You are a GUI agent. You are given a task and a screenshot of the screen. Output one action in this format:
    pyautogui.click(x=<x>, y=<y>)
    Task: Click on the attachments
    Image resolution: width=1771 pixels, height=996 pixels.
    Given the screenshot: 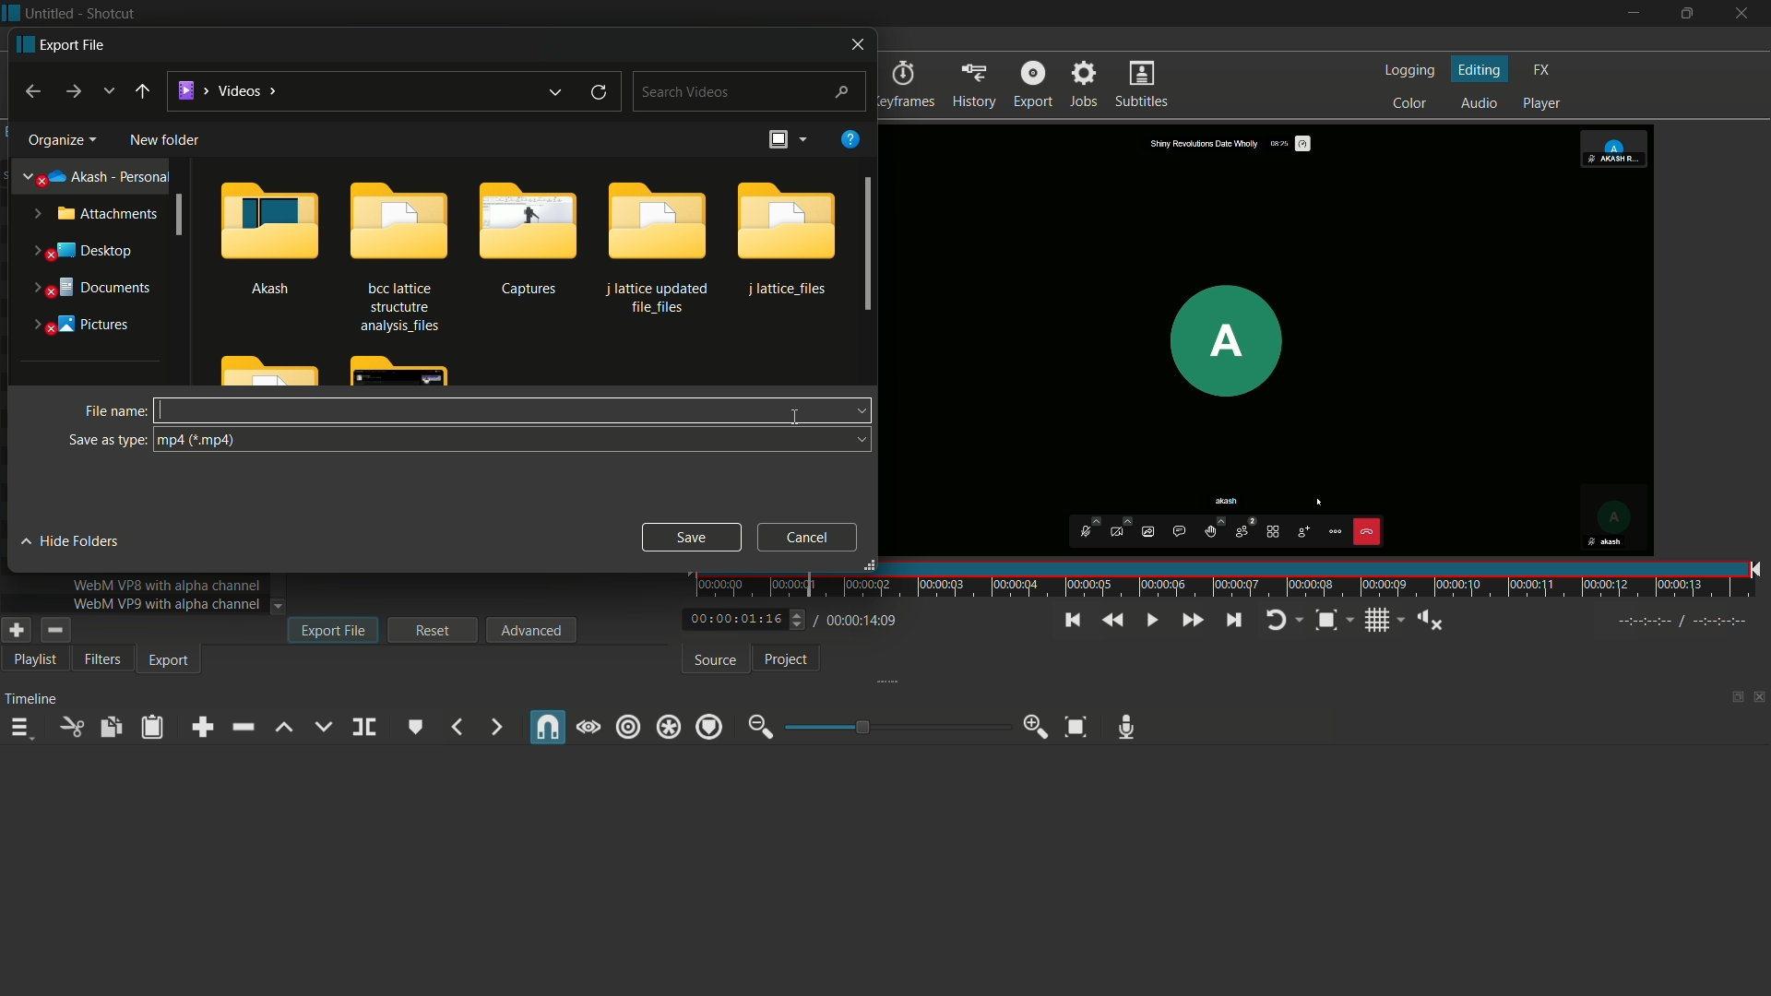 What is the action you would take?
    pyautogui.click(x=95, y=213)
    